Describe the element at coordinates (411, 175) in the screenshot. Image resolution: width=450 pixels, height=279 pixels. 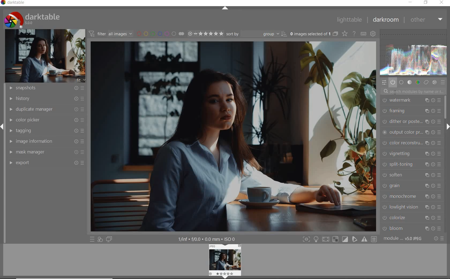
I see `soften` at that location.